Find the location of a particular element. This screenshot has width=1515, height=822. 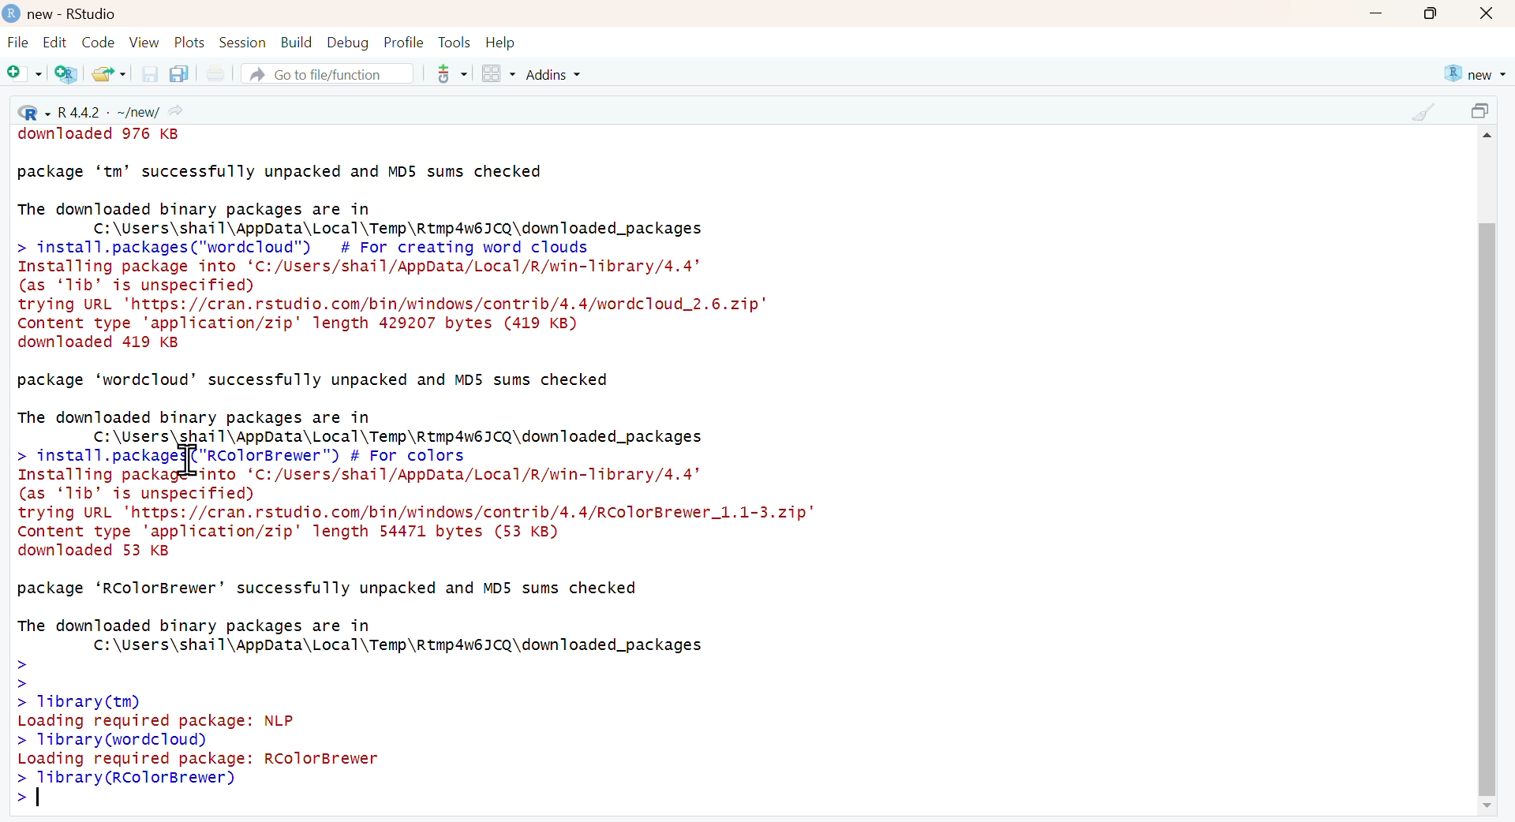

Build is located at coordinates (297, 43).